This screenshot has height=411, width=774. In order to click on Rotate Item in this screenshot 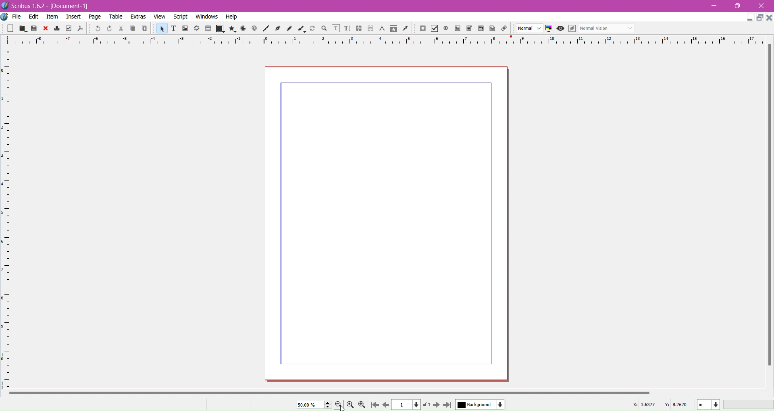, I will do `click(312, 28)`.